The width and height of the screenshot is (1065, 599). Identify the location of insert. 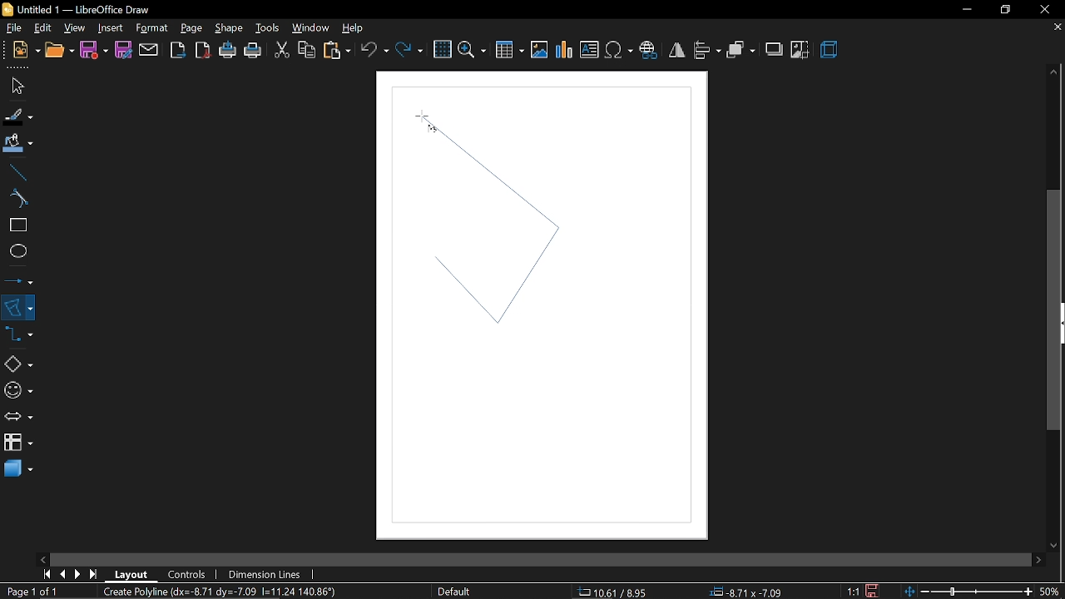
(110, 27).